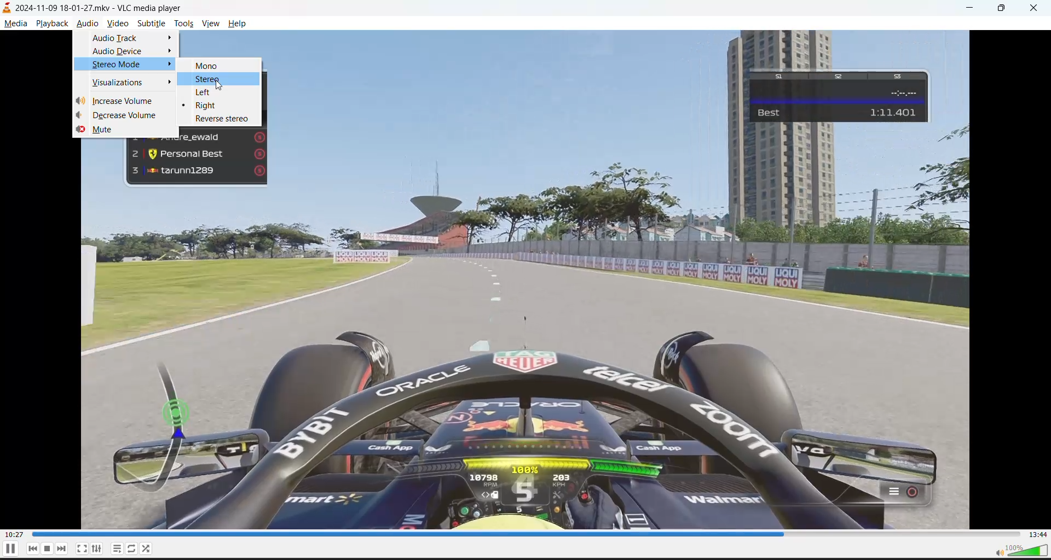 The height and width of the screenshot is (560, 1051). What do you see at coordinates (204, 93) in the screenshot?
I see `left` at bounding box center [204, 93].